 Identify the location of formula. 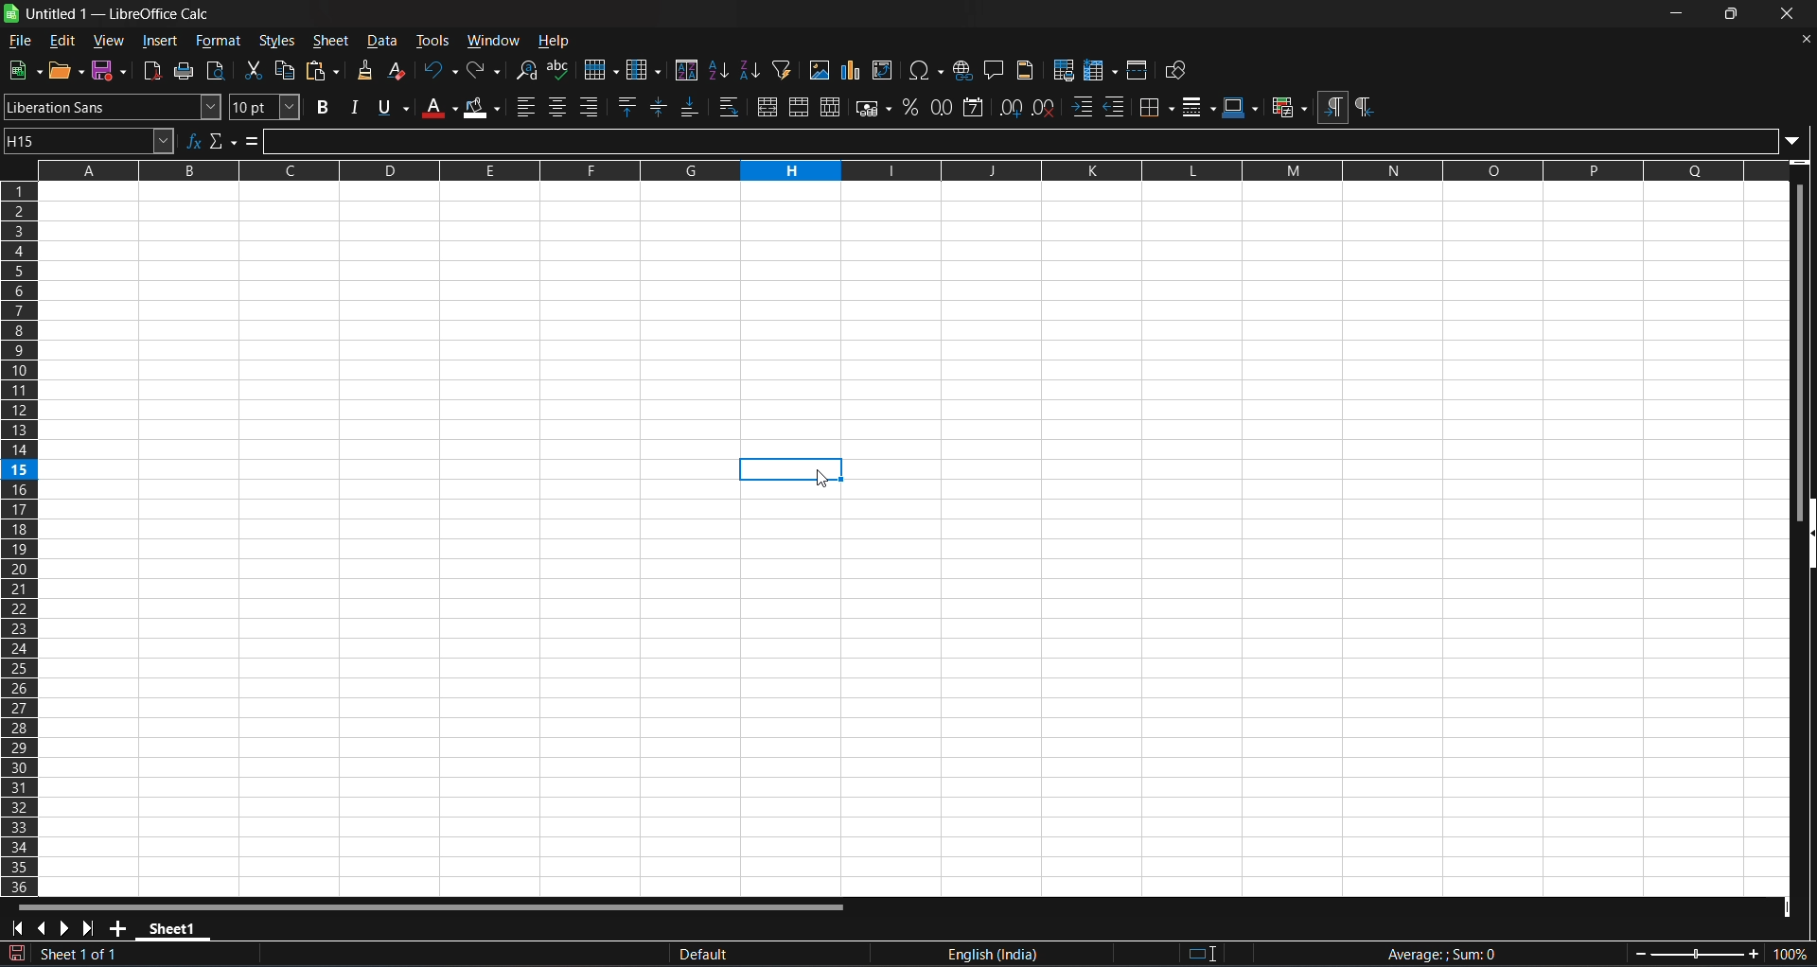
(1435, 953).